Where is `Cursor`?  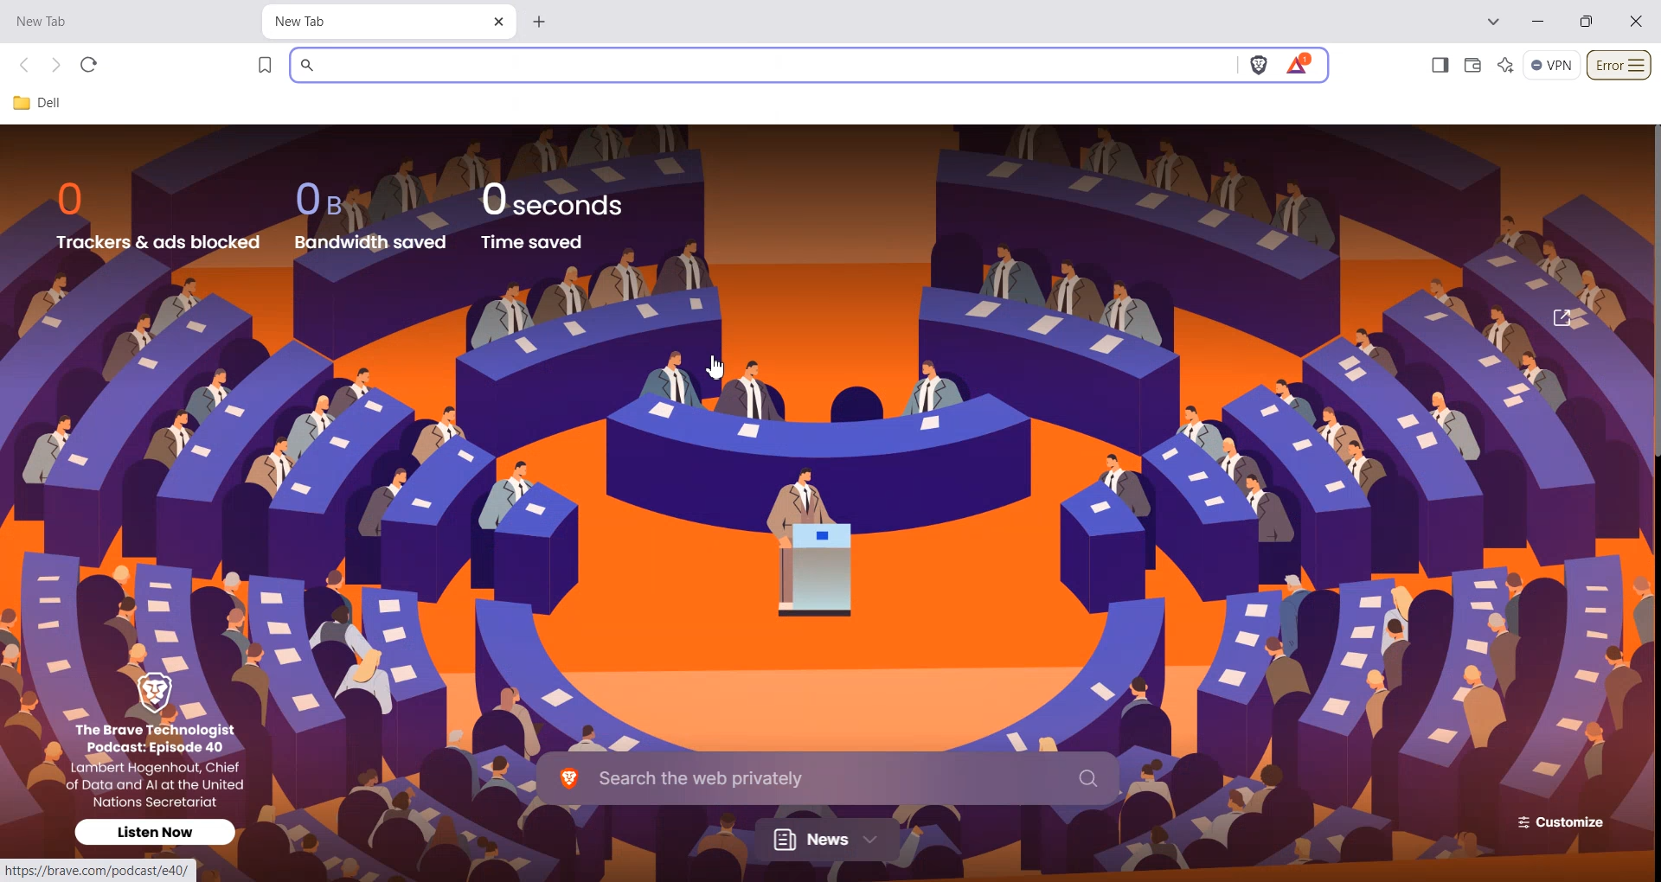
Cursor is located at coordinates (717, 364).